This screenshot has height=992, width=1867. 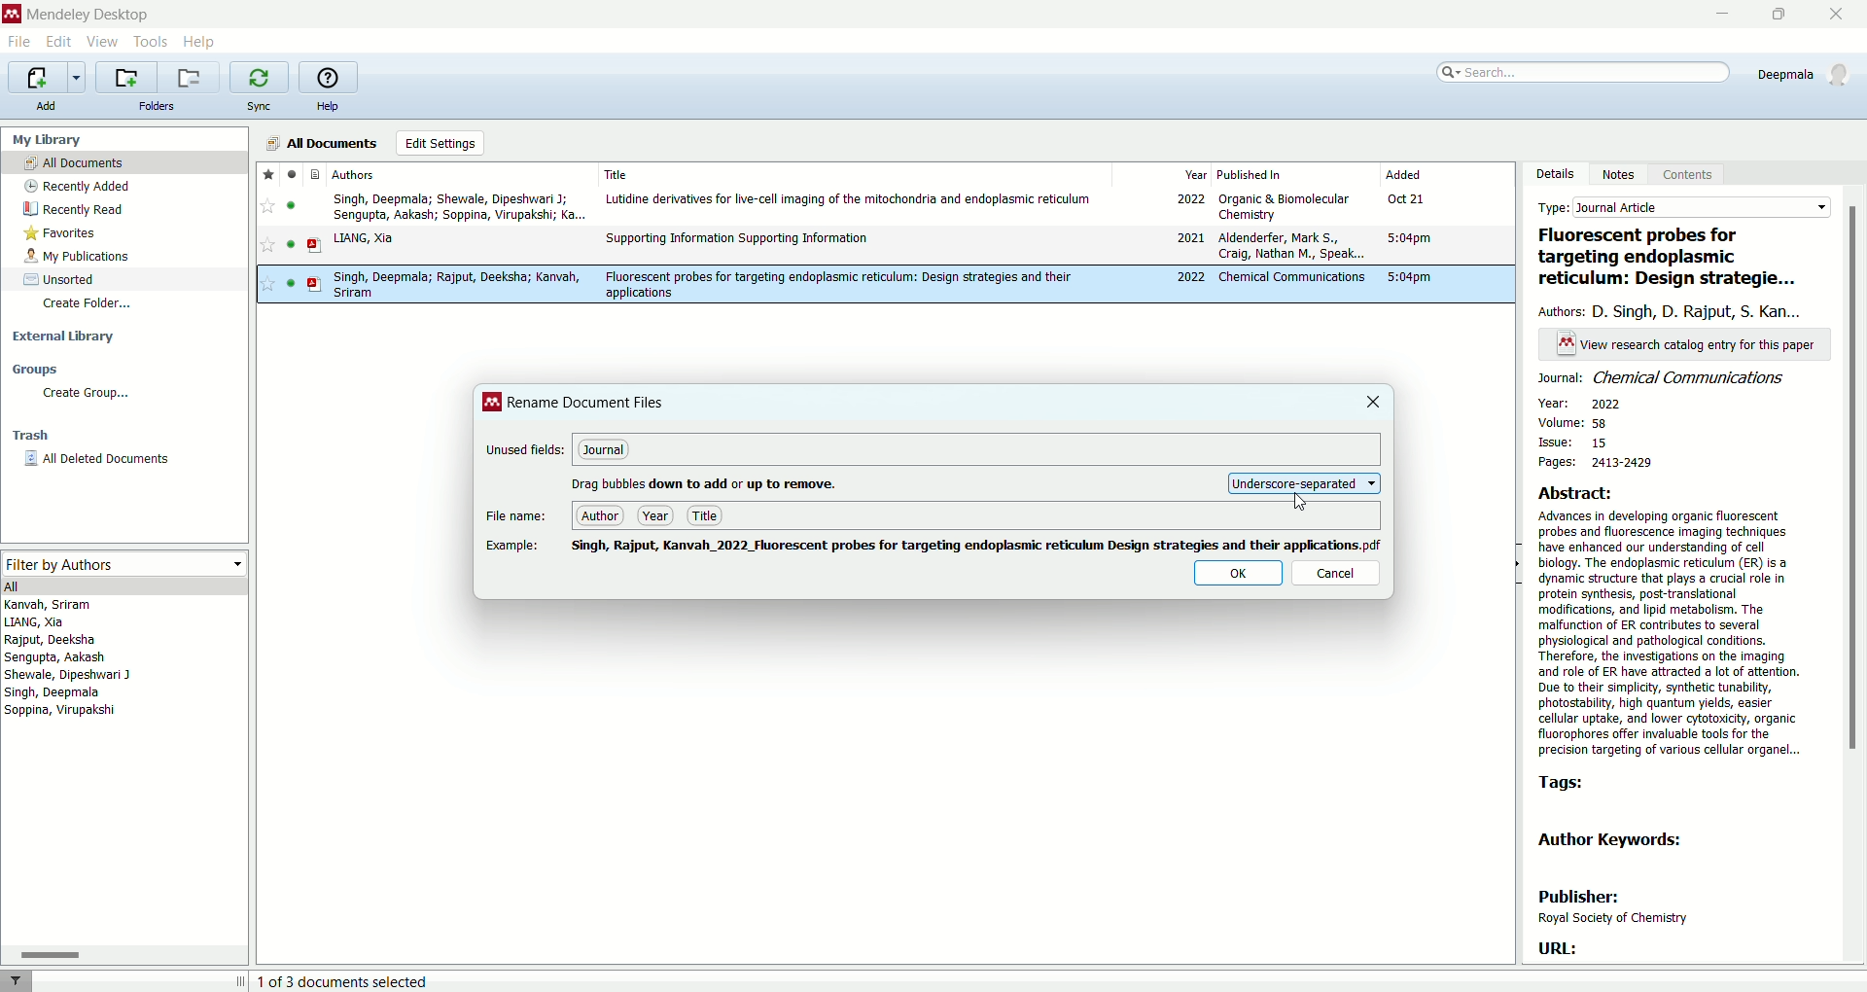 I want to click on read/unread, so click(x=286, y=284).